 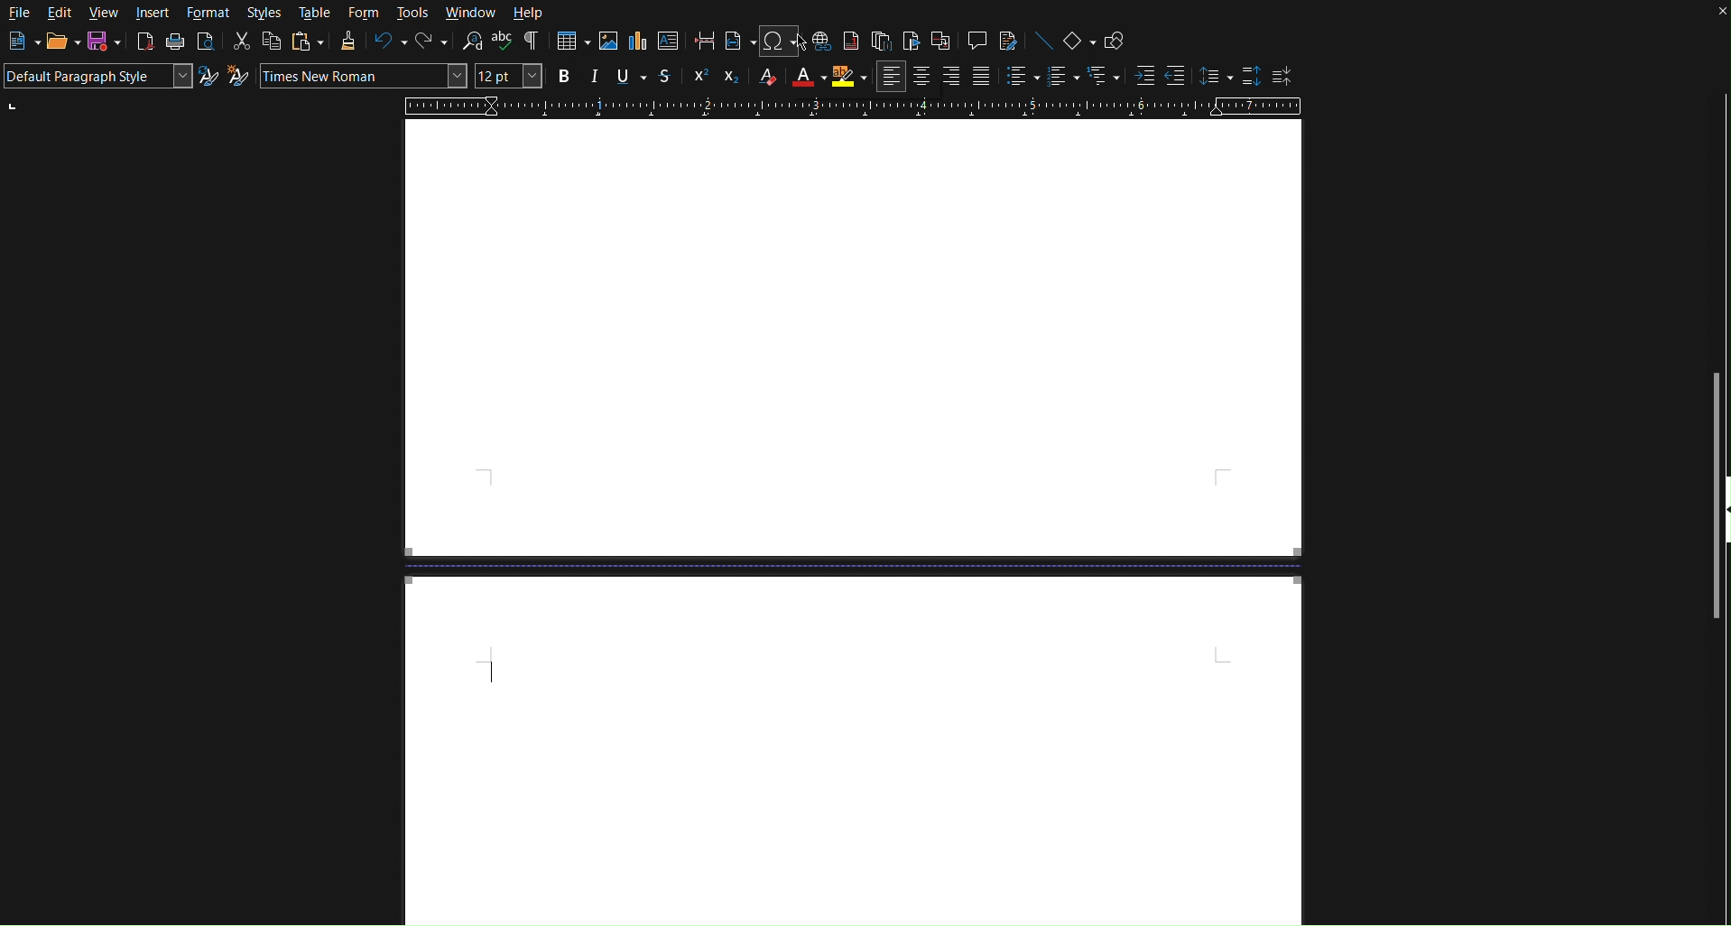 I want to click on Italics, so click(x=595, y=79).